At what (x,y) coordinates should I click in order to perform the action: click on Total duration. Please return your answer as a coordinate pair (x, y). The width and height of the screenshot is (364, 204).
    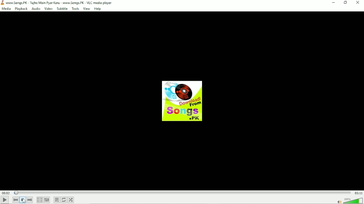
    Looking at the image, I should click on (359, 193).